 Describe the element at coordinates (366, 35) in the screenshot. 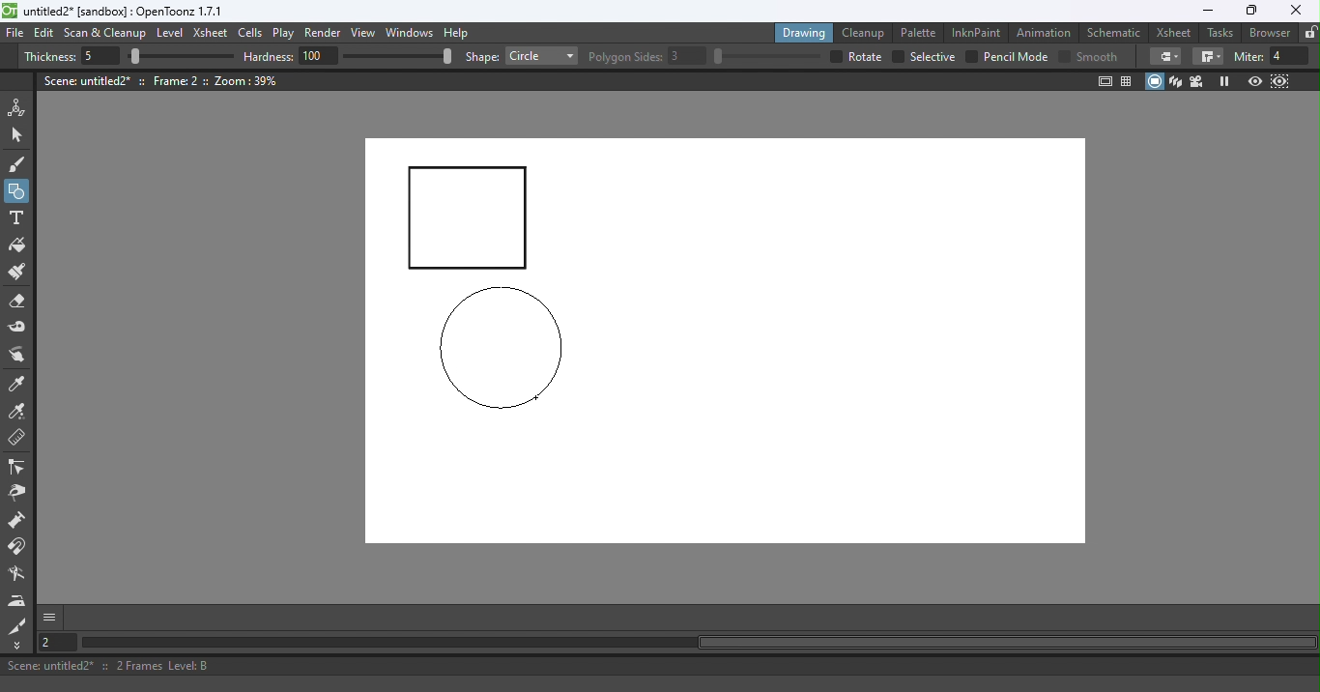

I see `View` at that location.